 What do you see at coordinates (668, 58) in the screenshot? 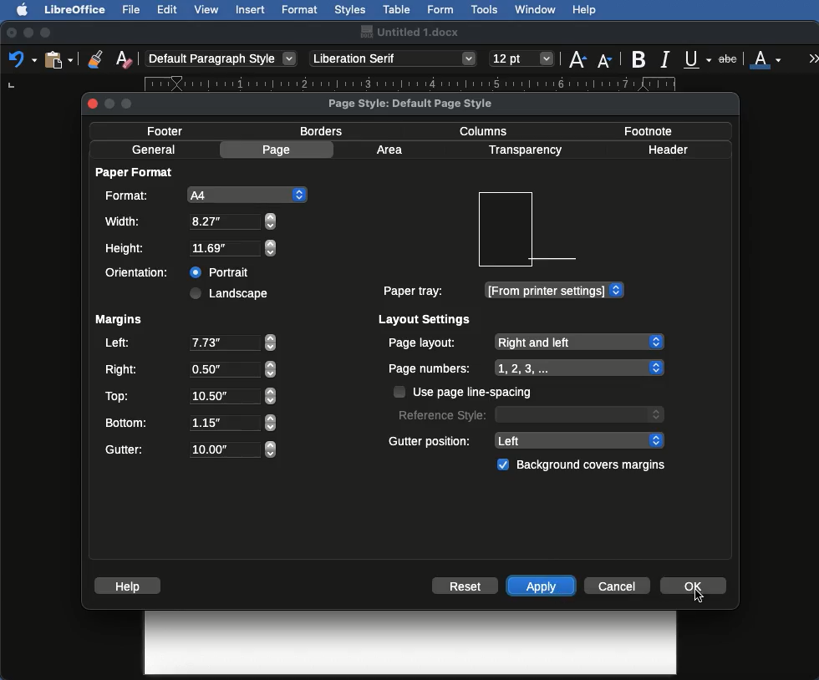
I see `Italics` at bounding box center [668, 58].